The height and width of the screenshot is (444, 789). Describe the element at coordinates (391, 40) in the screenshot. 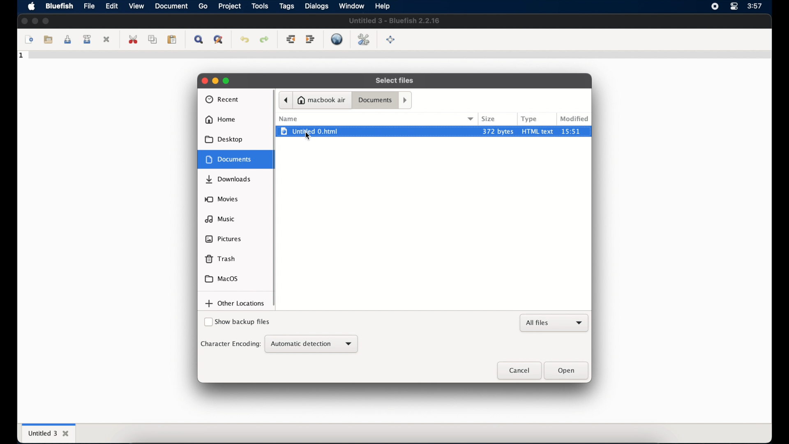

I see `full screen` at that location.